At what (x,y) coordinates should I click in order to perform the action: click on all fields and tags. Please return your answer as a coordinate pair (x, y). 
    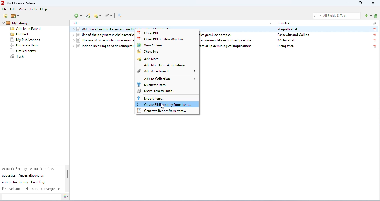
    Looking at the image, I should click on (336, 15).